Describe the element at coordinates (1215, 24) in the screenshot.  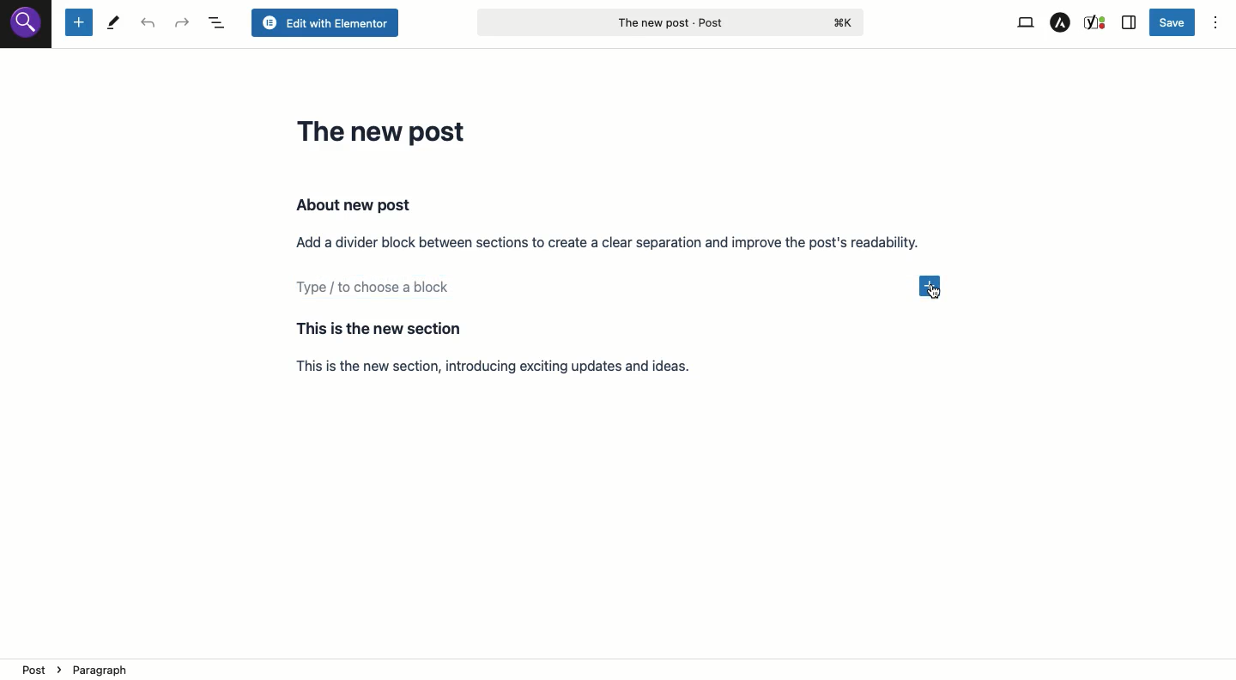
I see `Options` at that location.